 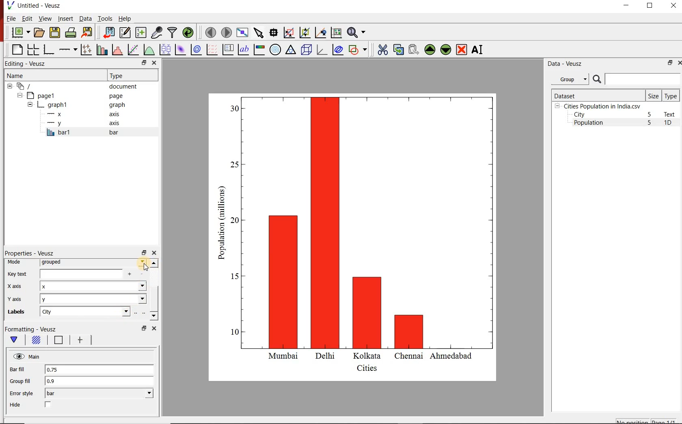 I want to click on bar1, so click(x=91, y=132).